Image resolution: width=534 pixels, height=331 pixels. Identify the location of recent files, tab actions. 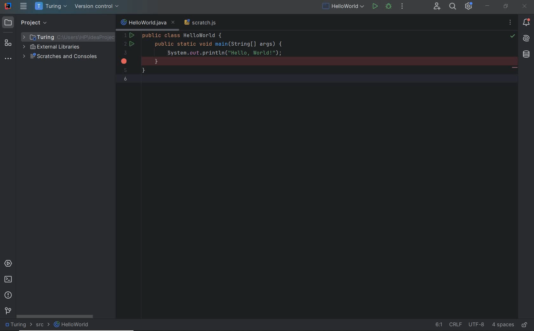
(510, 23).